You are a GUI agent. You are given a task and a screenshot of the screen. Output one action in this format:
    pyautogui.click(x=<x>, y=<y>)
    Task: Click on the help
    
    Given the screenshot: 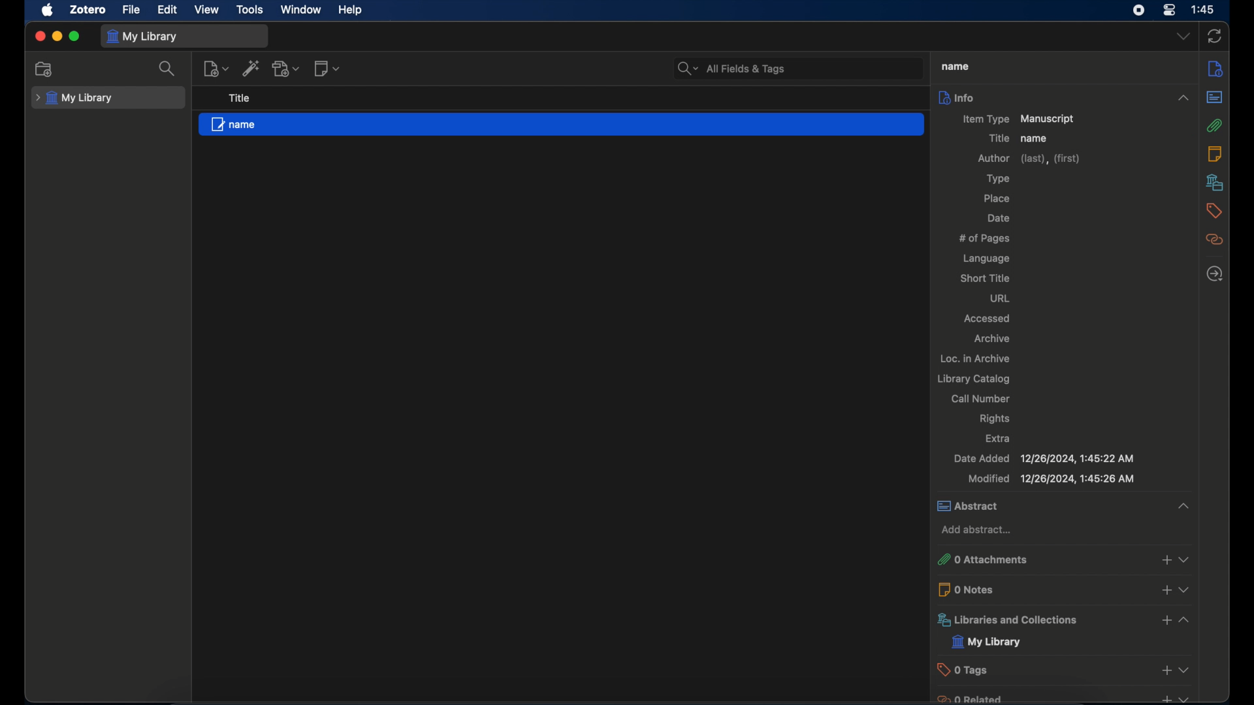 What is the action you would take?
    pyautogui.click(x=350, y=10)
    